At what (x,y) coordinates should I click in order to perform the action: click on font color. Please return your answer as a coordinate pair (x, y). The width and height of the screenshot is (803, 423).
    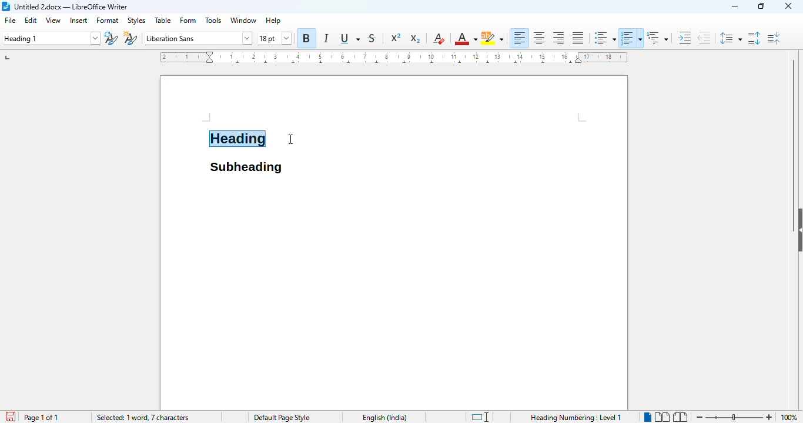
    Looking at the image, I should click on (465, 39).